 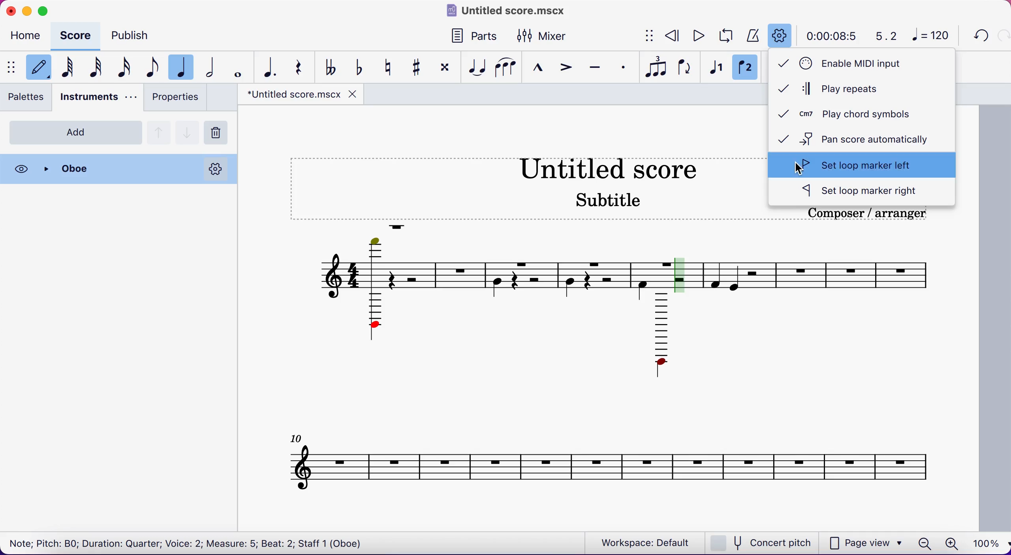 I want to click on play chord symbols, so click(x=859, y=115).